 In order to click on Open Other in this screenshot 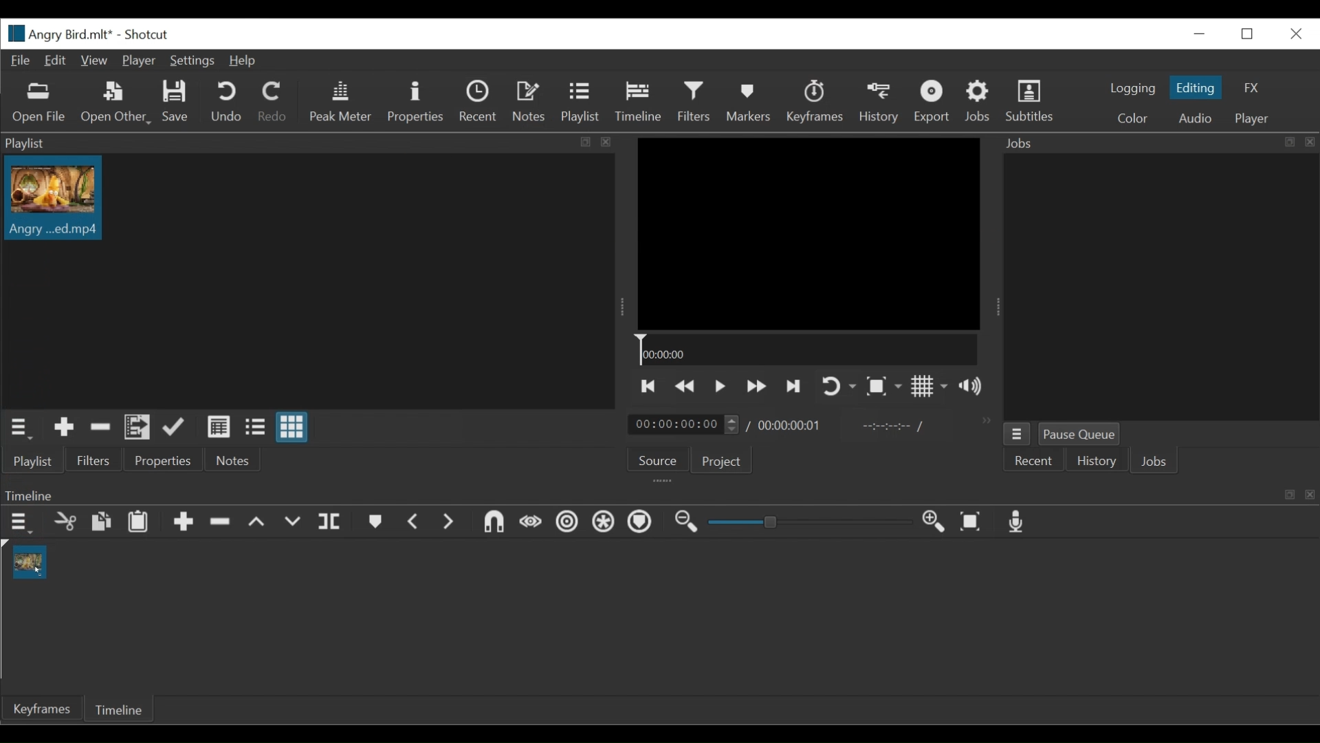, I will do `click(115, 102)`.